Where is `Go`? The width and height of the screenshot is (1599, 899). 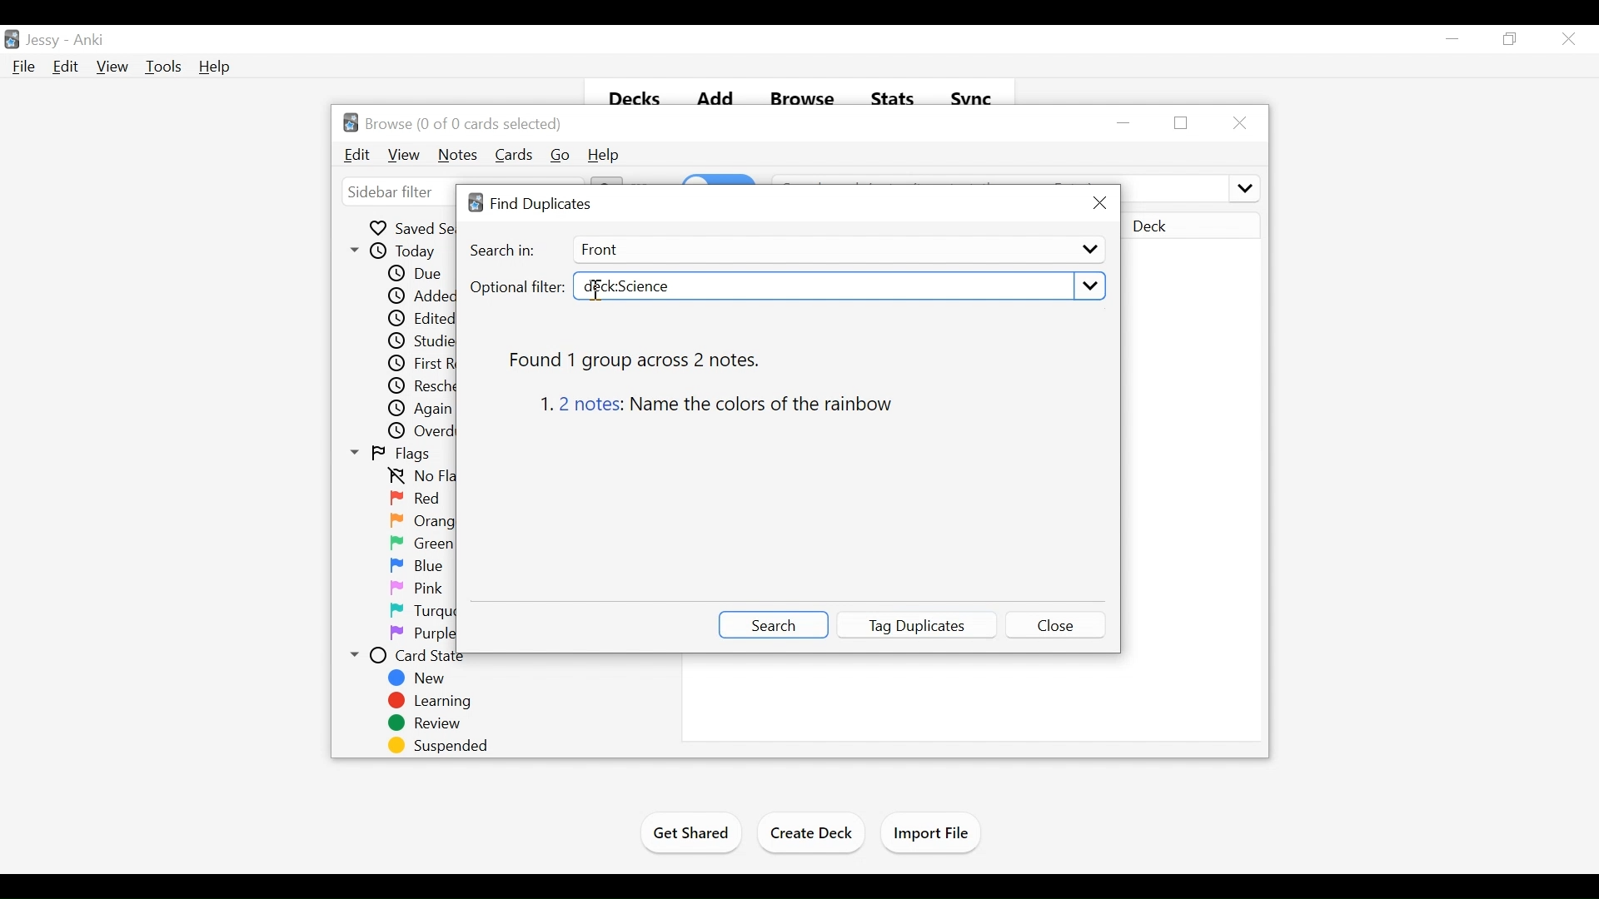
Go is located at coordinates (560, 156).